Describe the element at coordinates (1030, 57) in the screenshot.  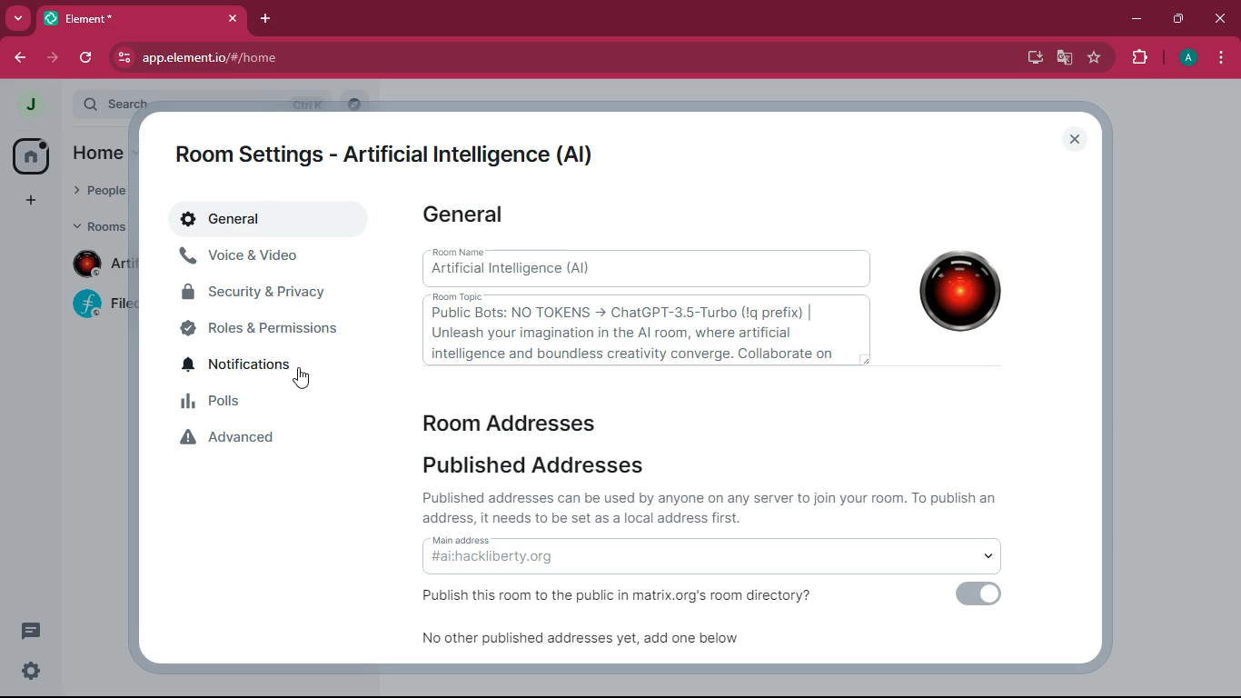
I see `desktop` at that location.